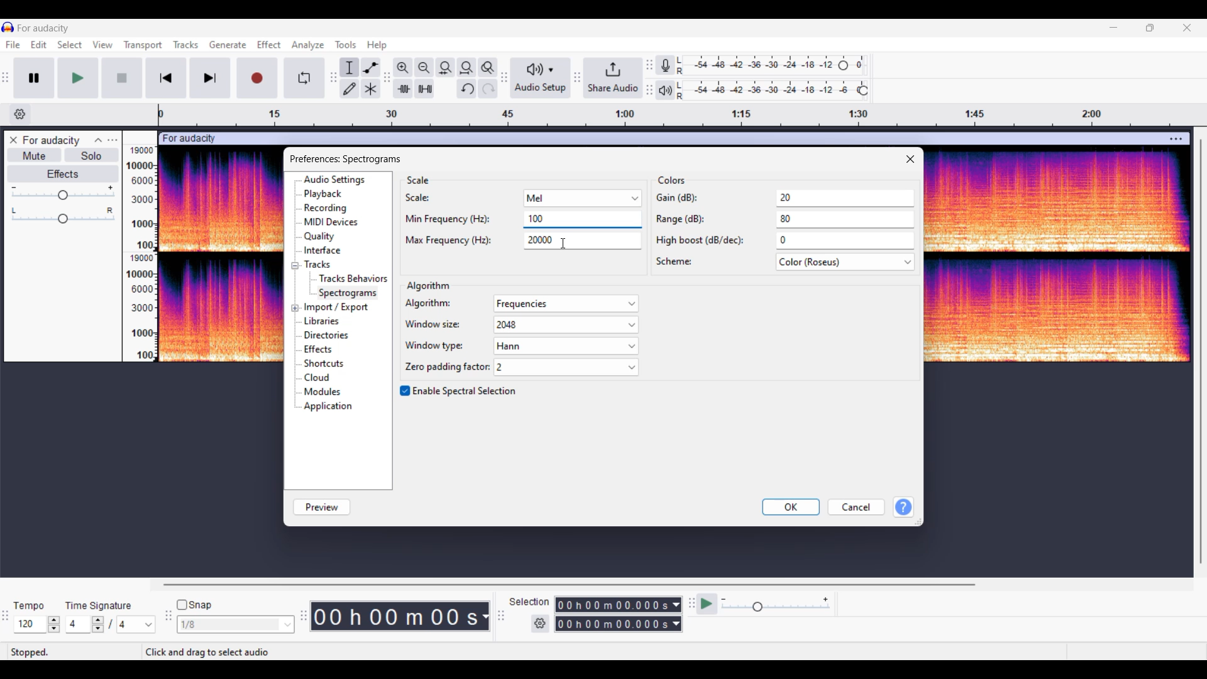 The height and width of the screenshot is (679, 1207). What do you see at coordinates (529, 602) in the screenshot?
I see `Indicates selection duration` at bounding box center [529, 602].